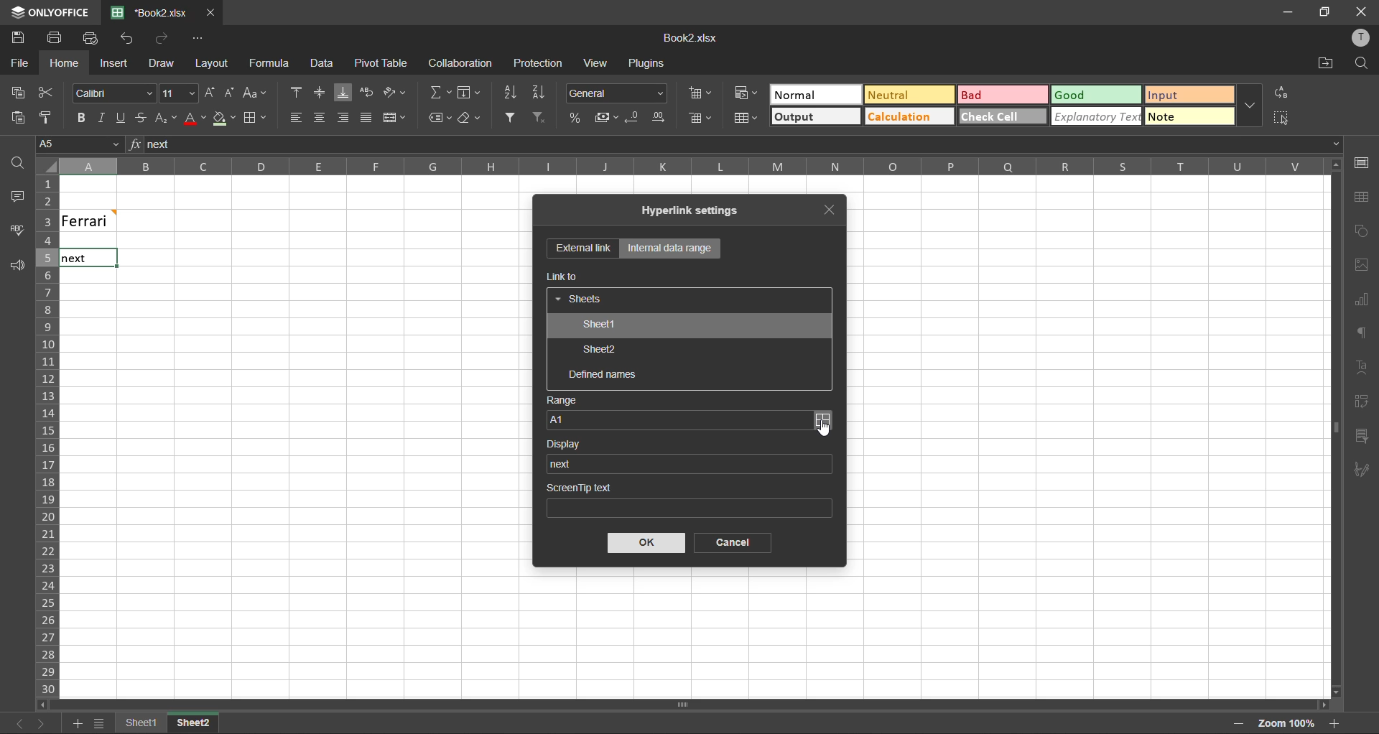 This screenshot has width=1379, height=734. I want to click on file, so click(19, 64).